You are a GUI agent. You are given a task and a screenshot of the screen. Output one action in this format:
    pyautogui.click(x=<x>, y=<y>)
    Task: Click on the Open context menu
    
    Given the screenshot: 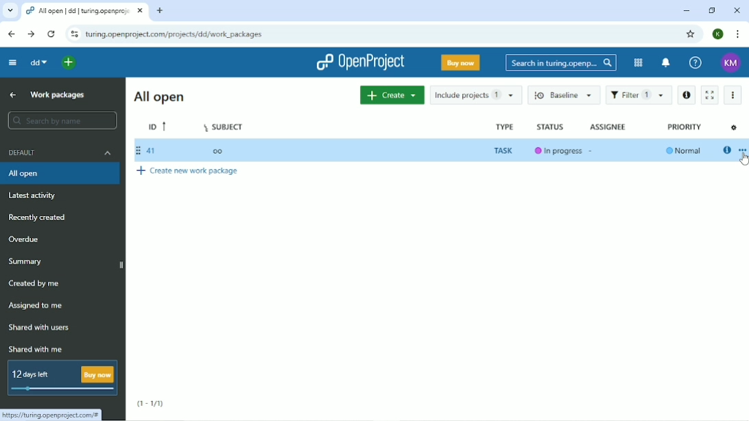 What is the action you would take?
    pyautogui.click(x=742, y=152)
    